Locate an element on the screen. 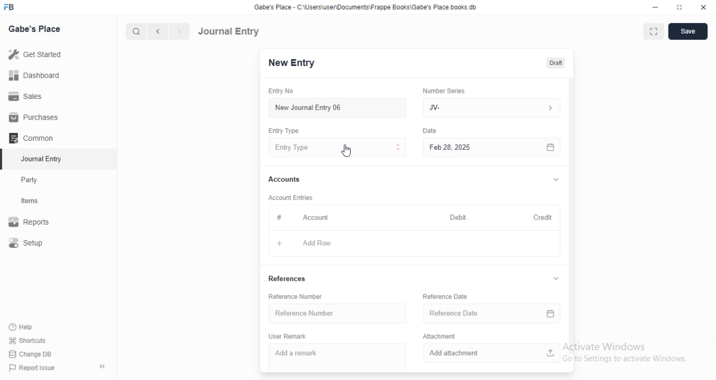 This screenshot has width=716, height=380. Entry Type is located at coordinates (288, 130).